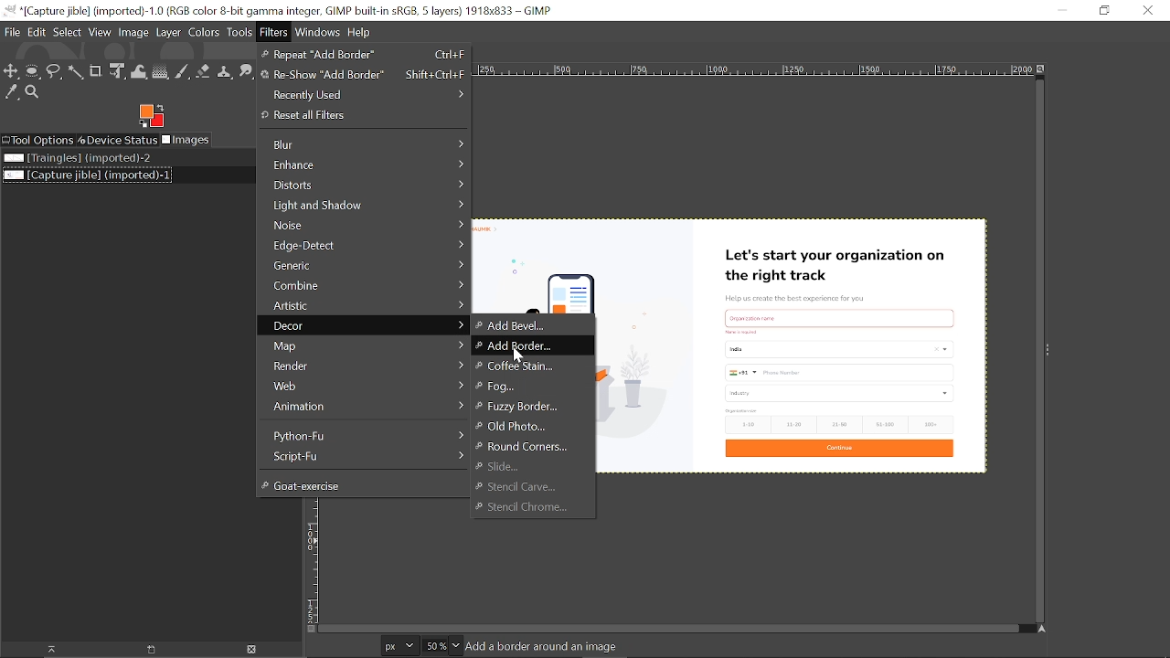 This screenshot has height=658, width=1170. Describe the element at coordinates (161, 71) in the screenshot. I see `Gradient tool` at that location.